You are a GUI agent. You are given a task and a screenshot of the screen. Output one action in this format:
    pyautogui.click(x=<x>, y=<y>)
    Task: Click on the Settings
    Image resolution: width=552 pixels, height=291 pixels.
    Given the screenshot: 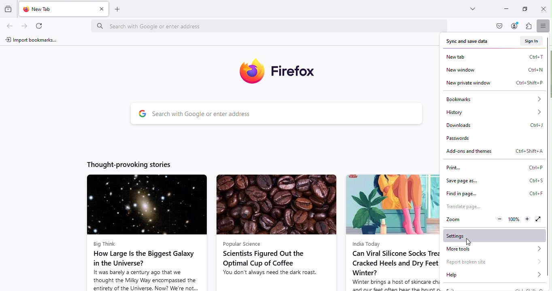 What is the action you would take?
    pyautogui.click(x=496, y=236)
    